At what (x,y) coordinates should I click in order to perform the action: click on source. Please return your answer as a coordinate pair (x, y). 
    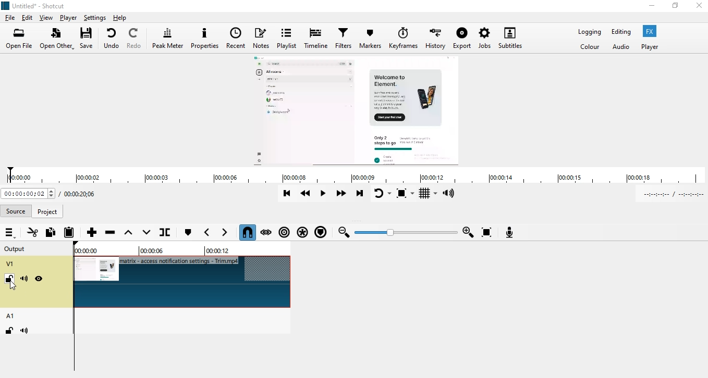
    Looking at the image, I should click on (17, 209).